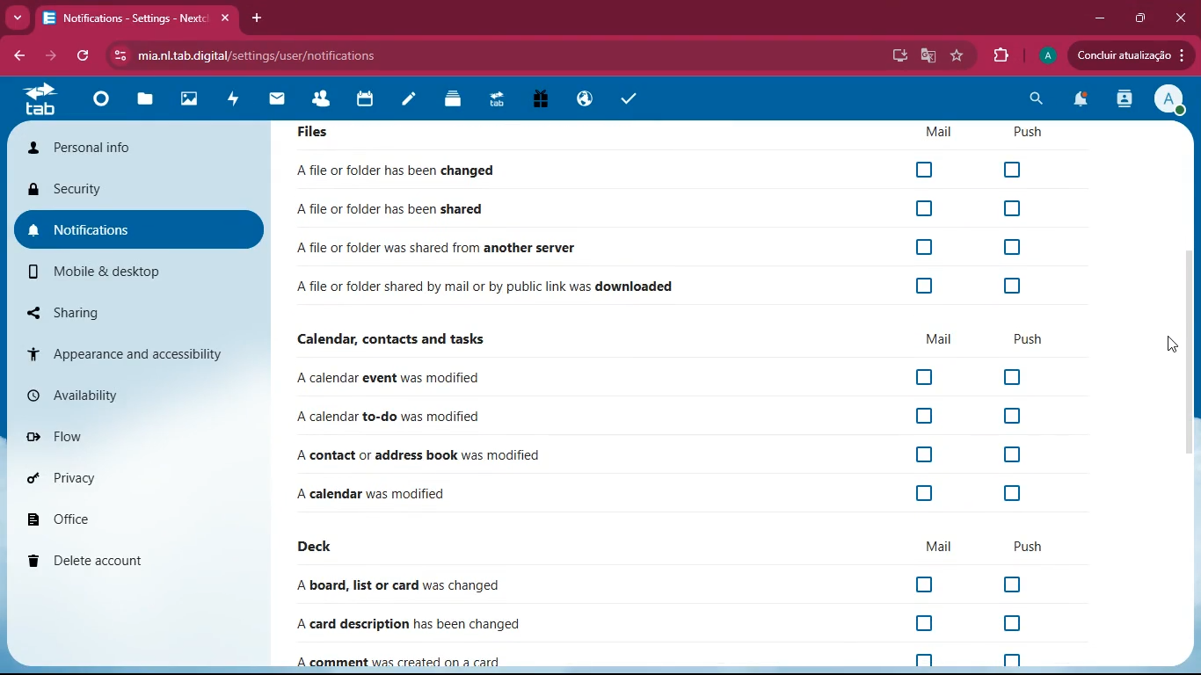 The image size is (1201, 675). I want to click on gift, so click(546, 100).